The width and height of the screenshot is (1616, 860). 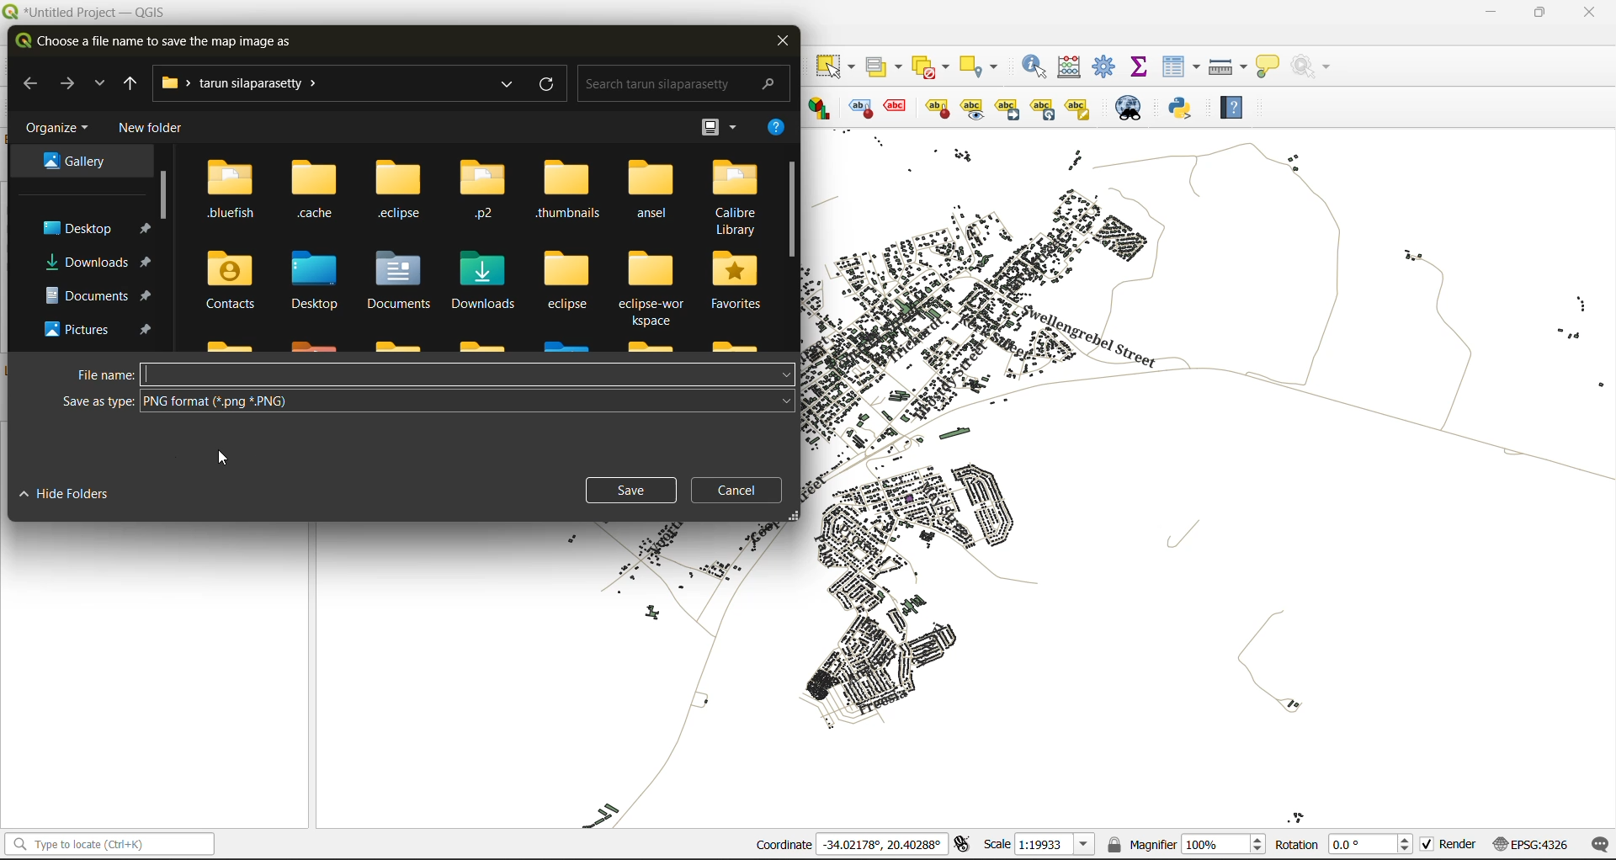 What do you see at coordinates (249, 84) in the screenshot?
I see `file path` at bounding box center [249, 84].